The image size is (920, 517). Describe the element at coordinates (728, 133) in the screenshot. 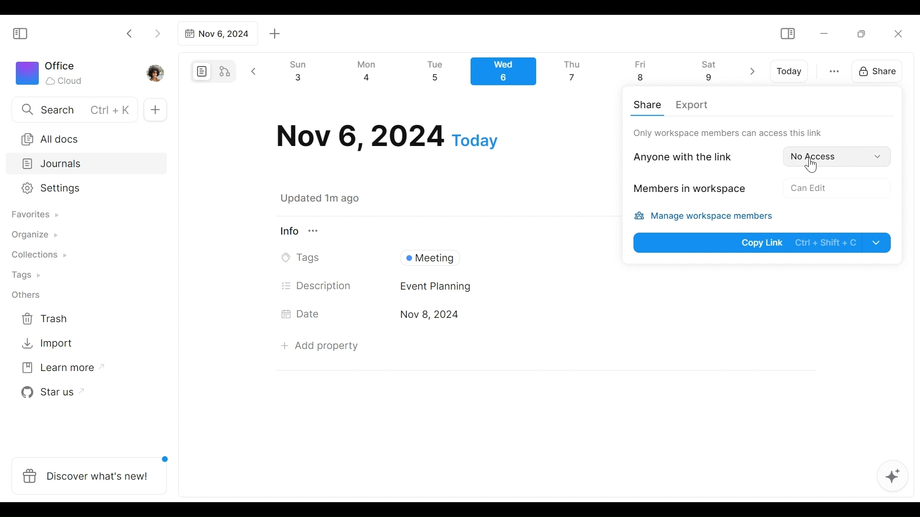

I see `Only workspace can access this link` at that location.